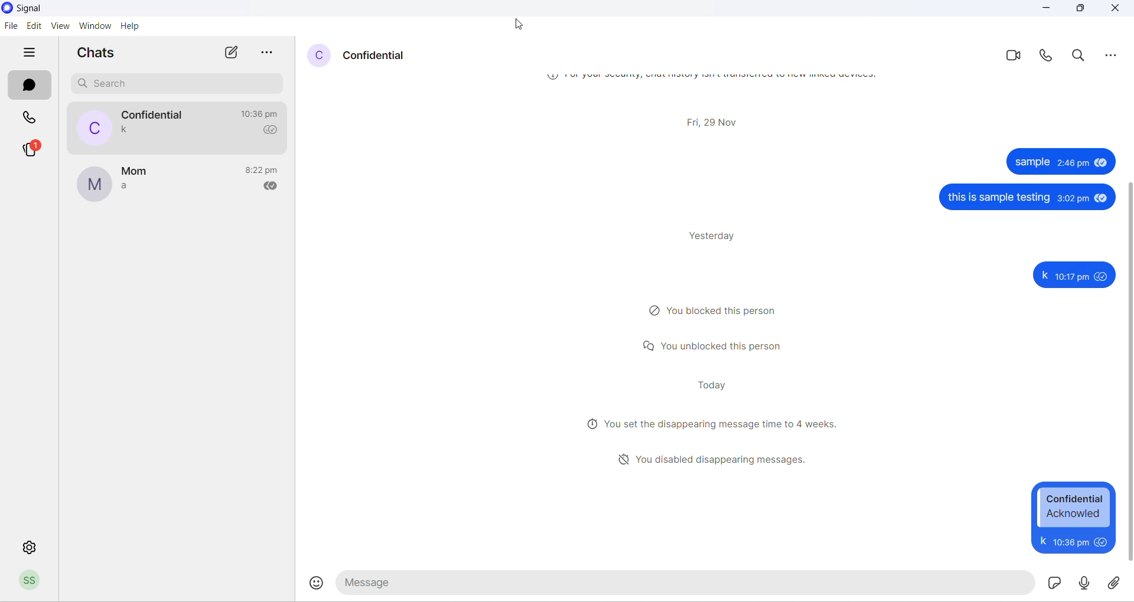 This screenshot has height=602, width=1134. I want to click on maximize, so click(1078, 8).